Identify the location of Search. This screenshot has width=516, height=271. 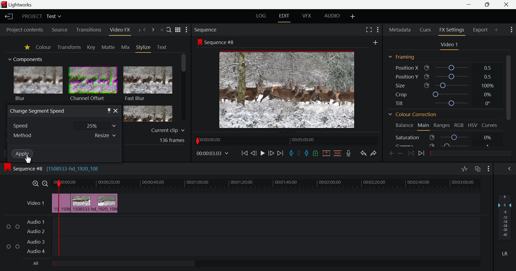
(169, 30).